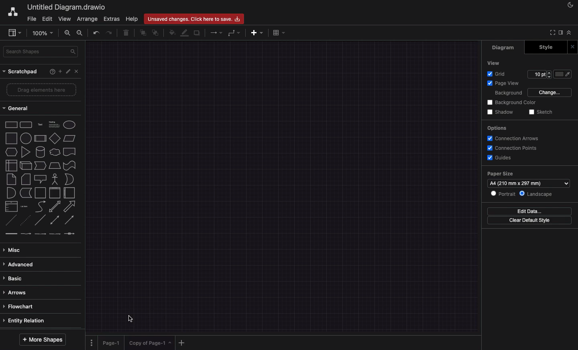  I want to click on connection, so click(216, 33).